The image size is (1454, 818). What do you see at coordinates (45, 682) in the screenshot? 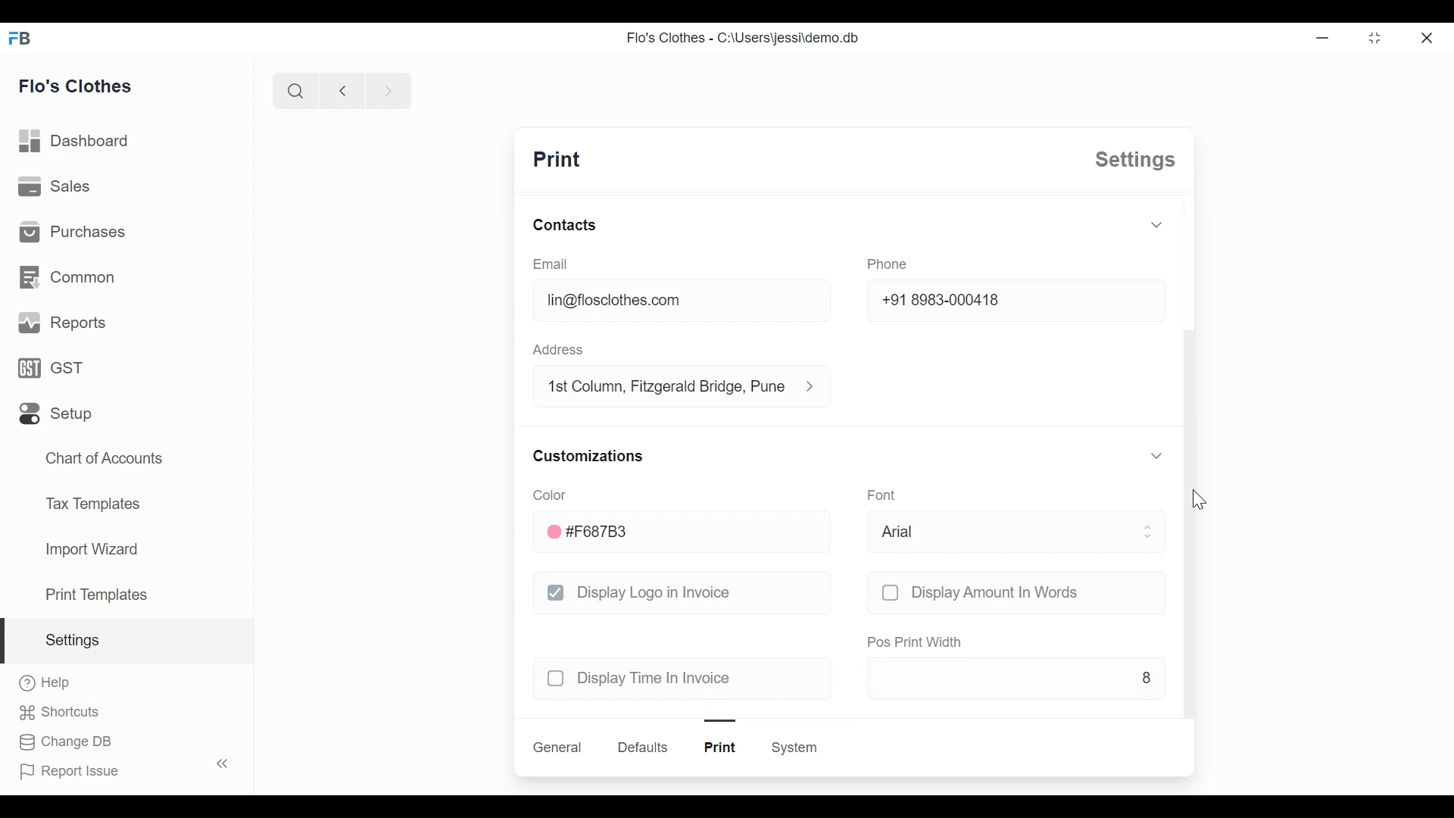
I see `help` at bounding box center [45, 682].